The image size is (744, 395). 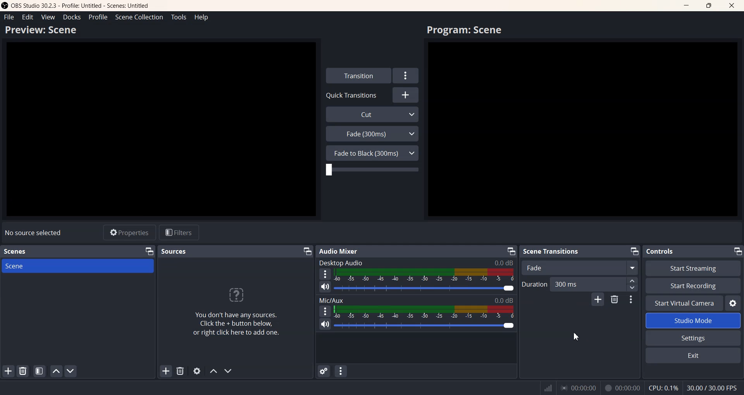 I want to click on Sources , so click(x=174, y=251).